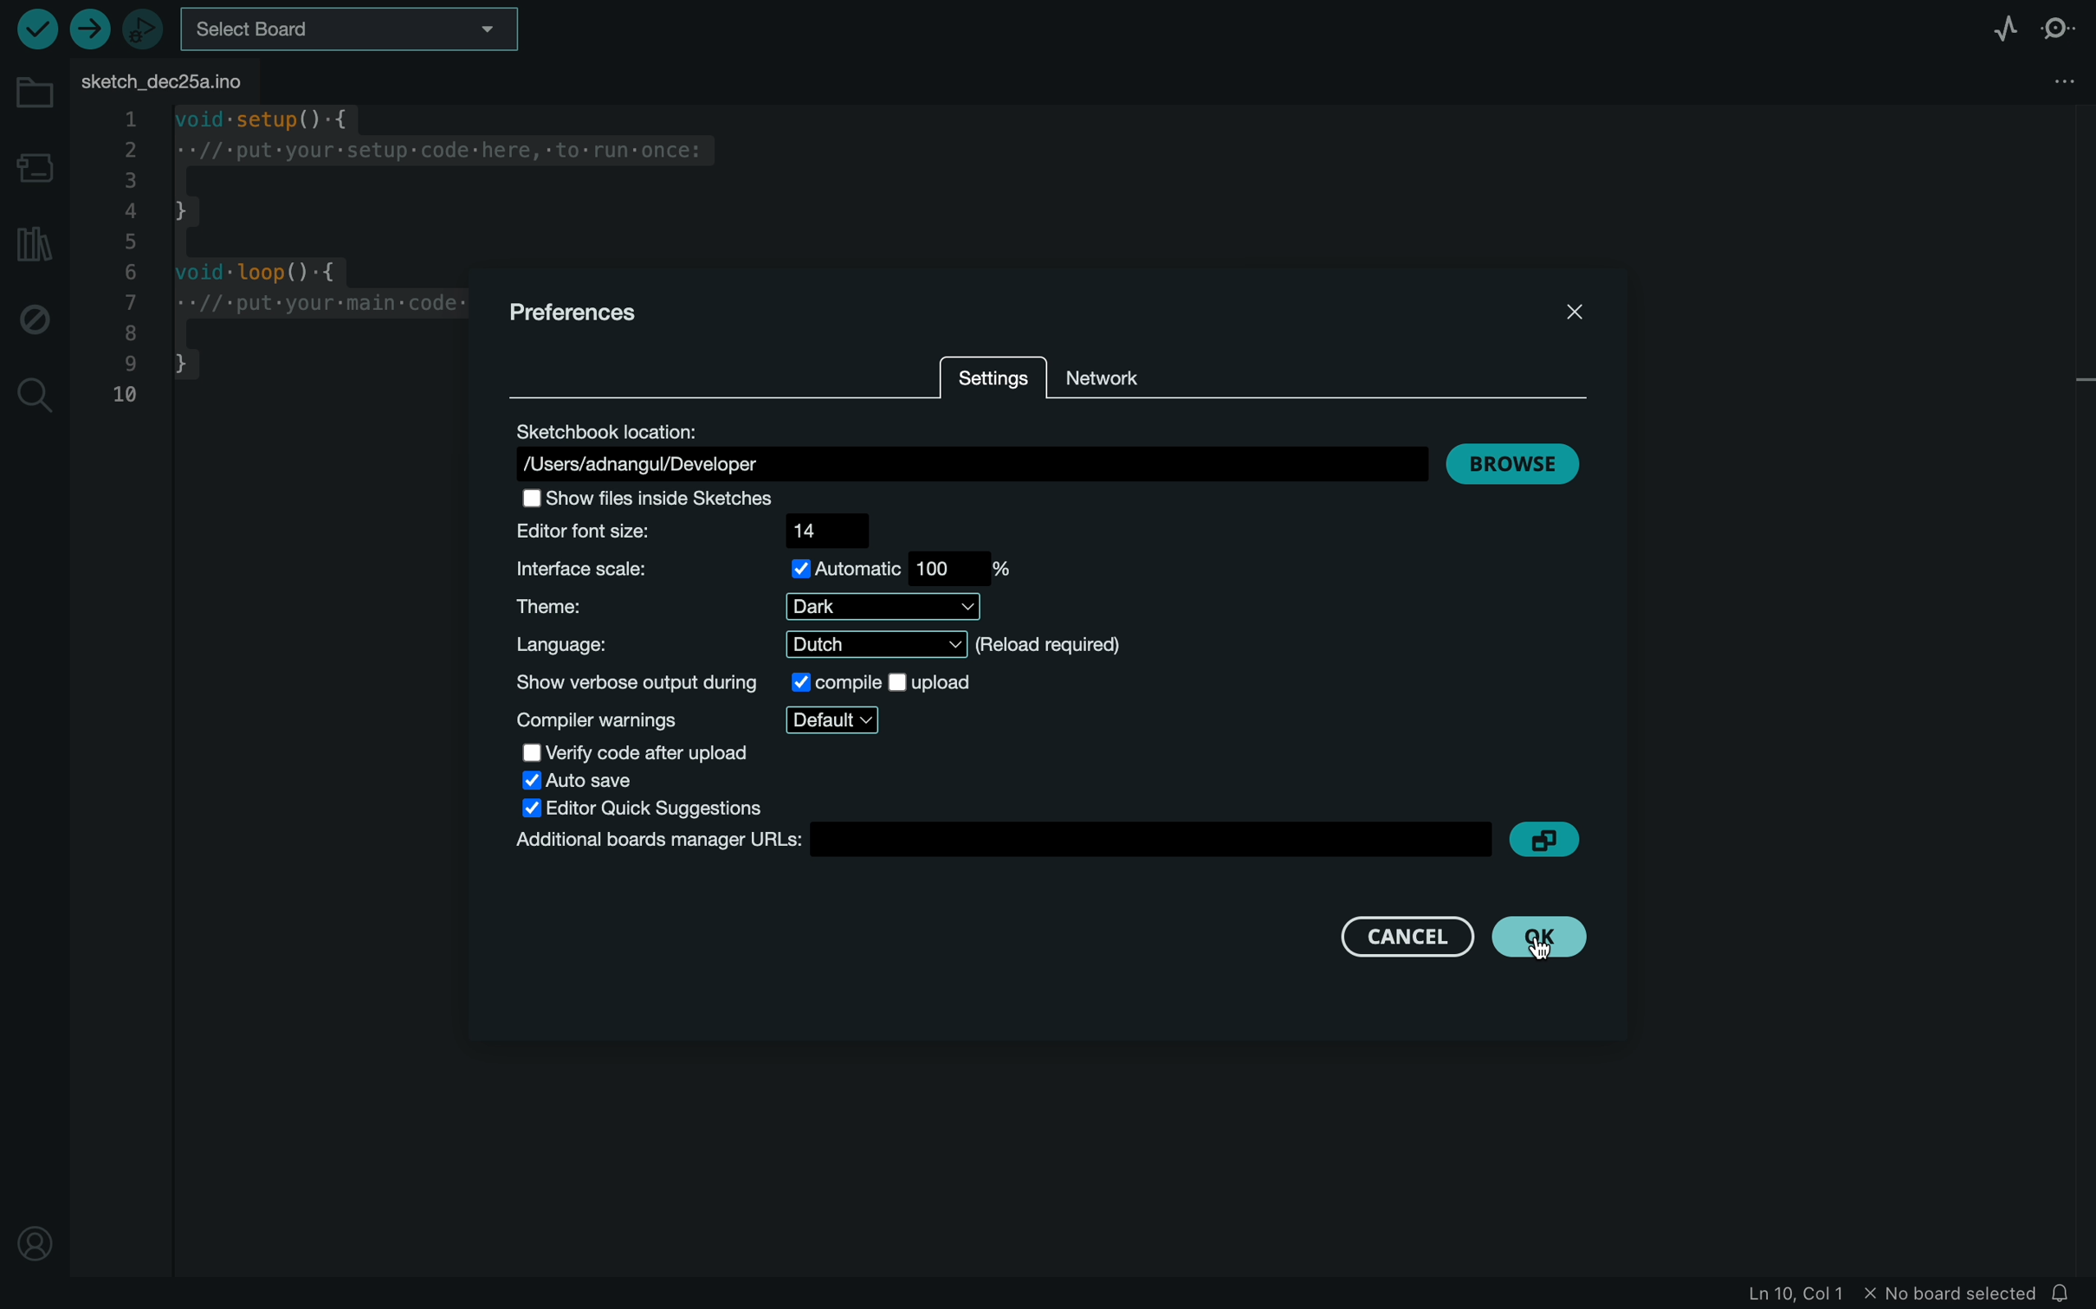 The height and width of the screenshot is (1309, 2096). Describe the element at coordinates (689, 531) in the screenshot. I see `editor  font  size` at that location.